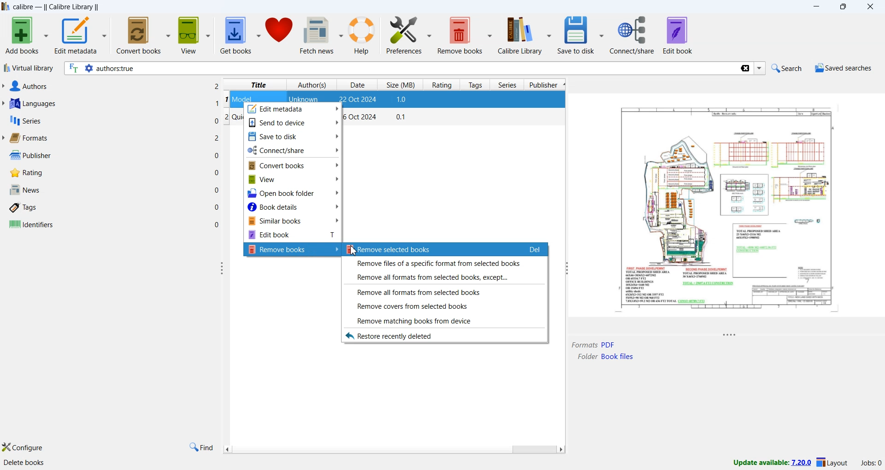 This screenshot has width=885, height=470. What do you see at coordinates (293, 249) in the screenshot?
I see `Remove books` at bounding box center [293, 249].